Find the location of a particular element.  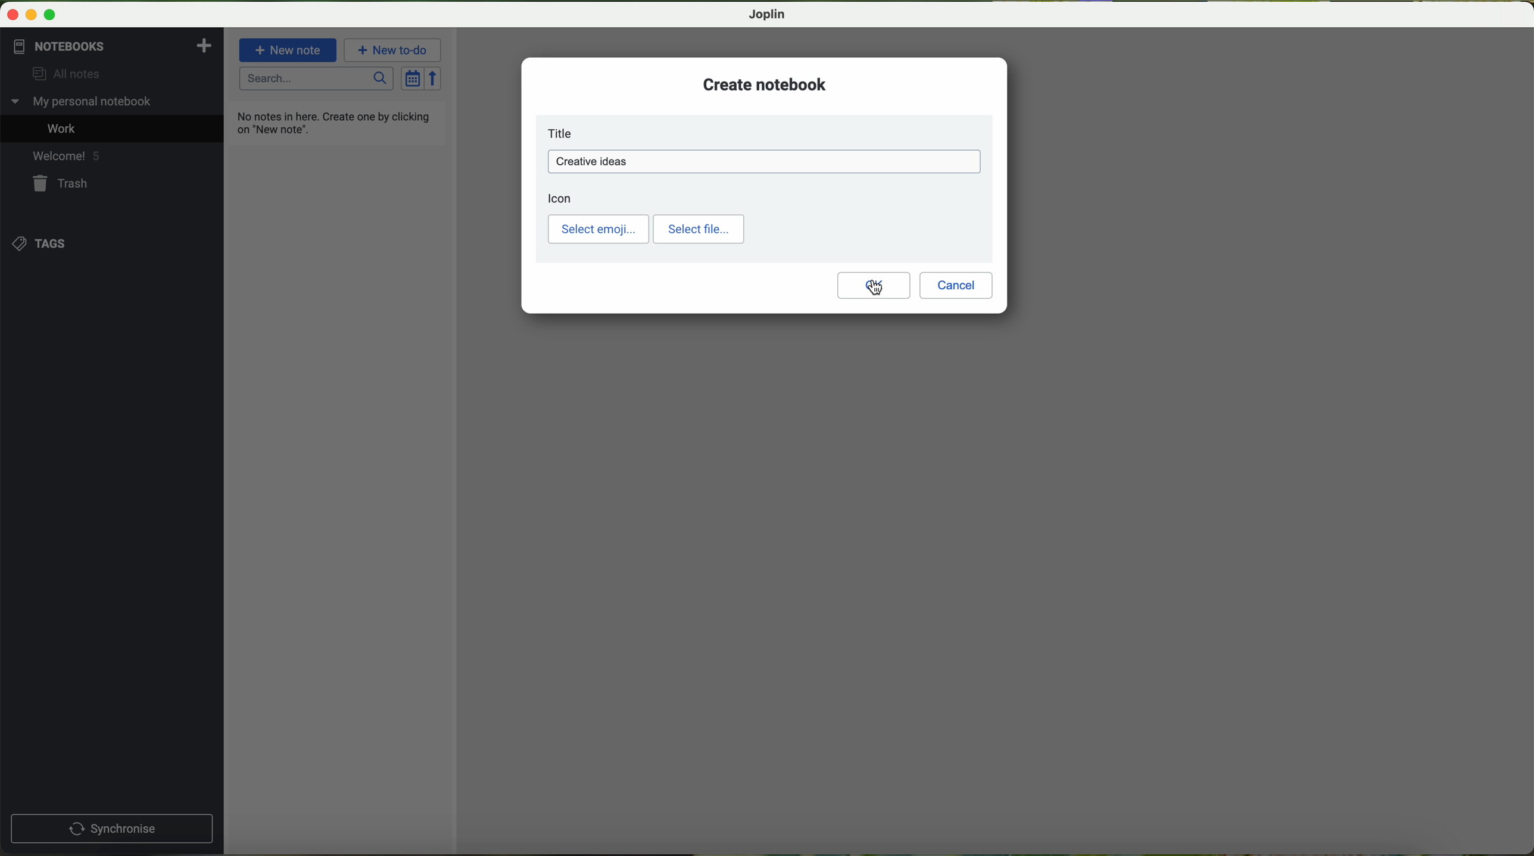

creative ideas - title is located at coordinates (767, 162).